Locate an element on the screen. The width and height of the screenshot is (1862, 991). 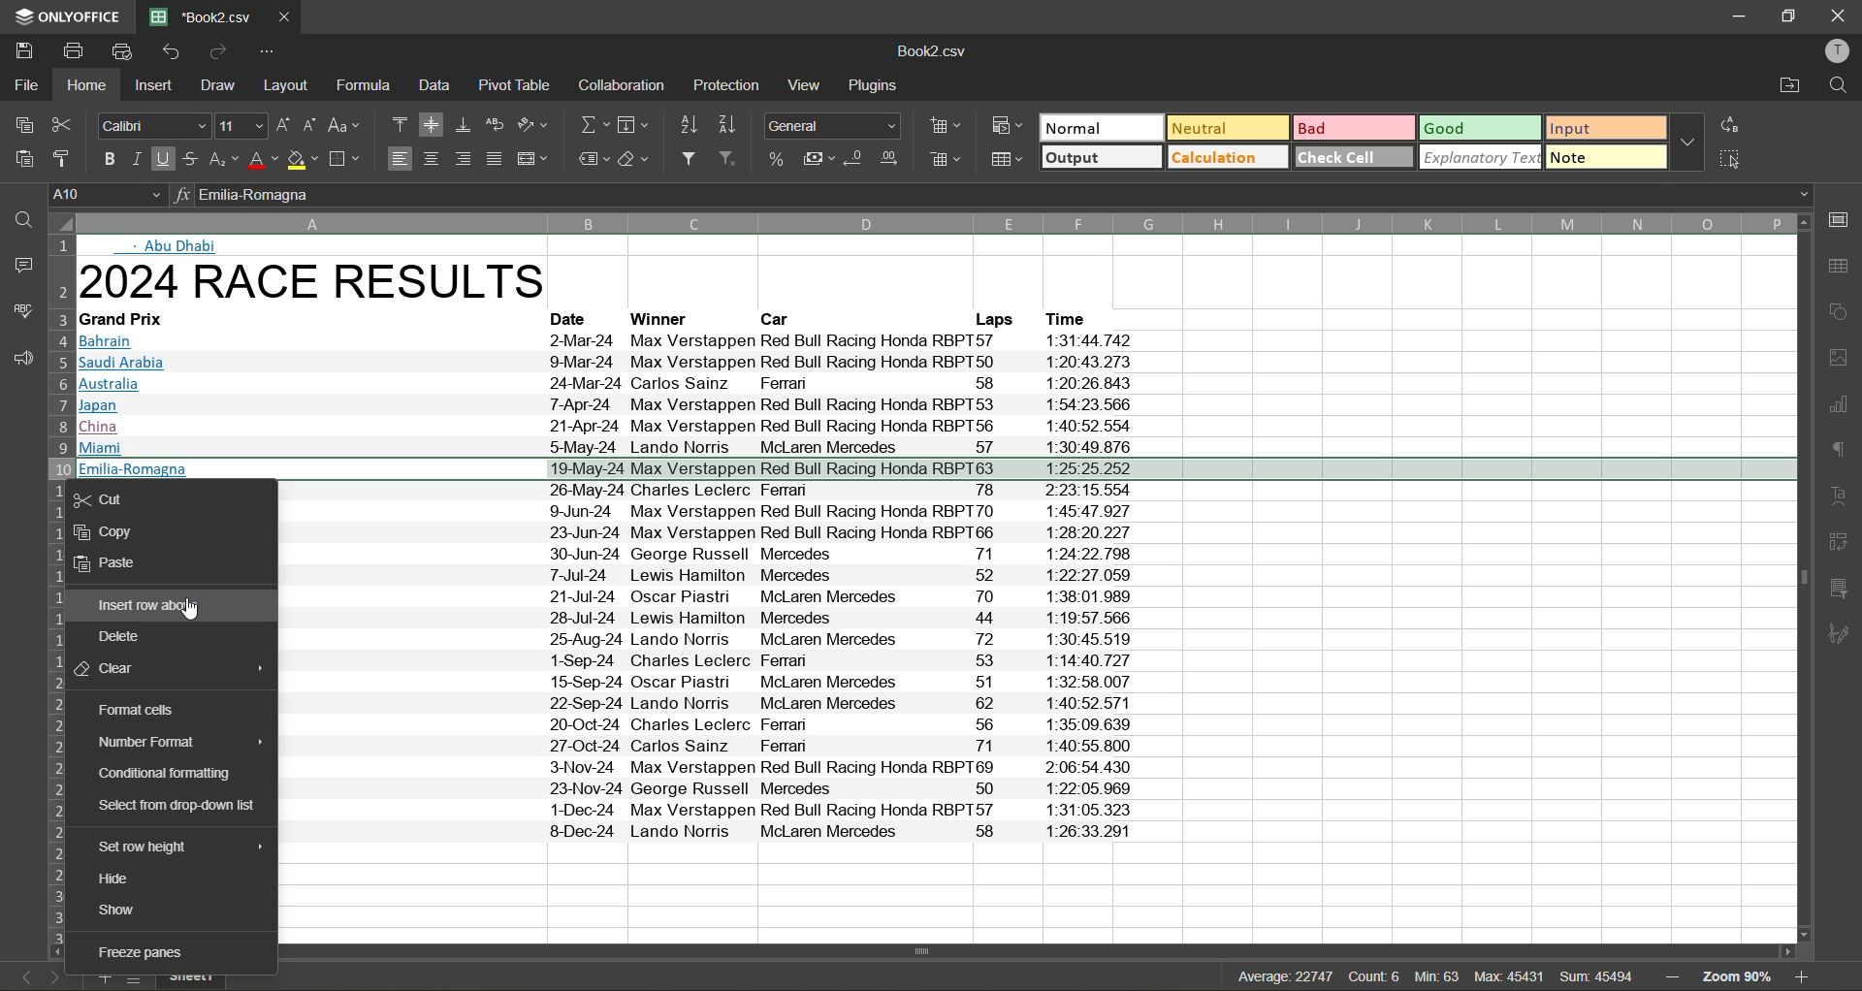
cursor is located at coordinates (191, 609).